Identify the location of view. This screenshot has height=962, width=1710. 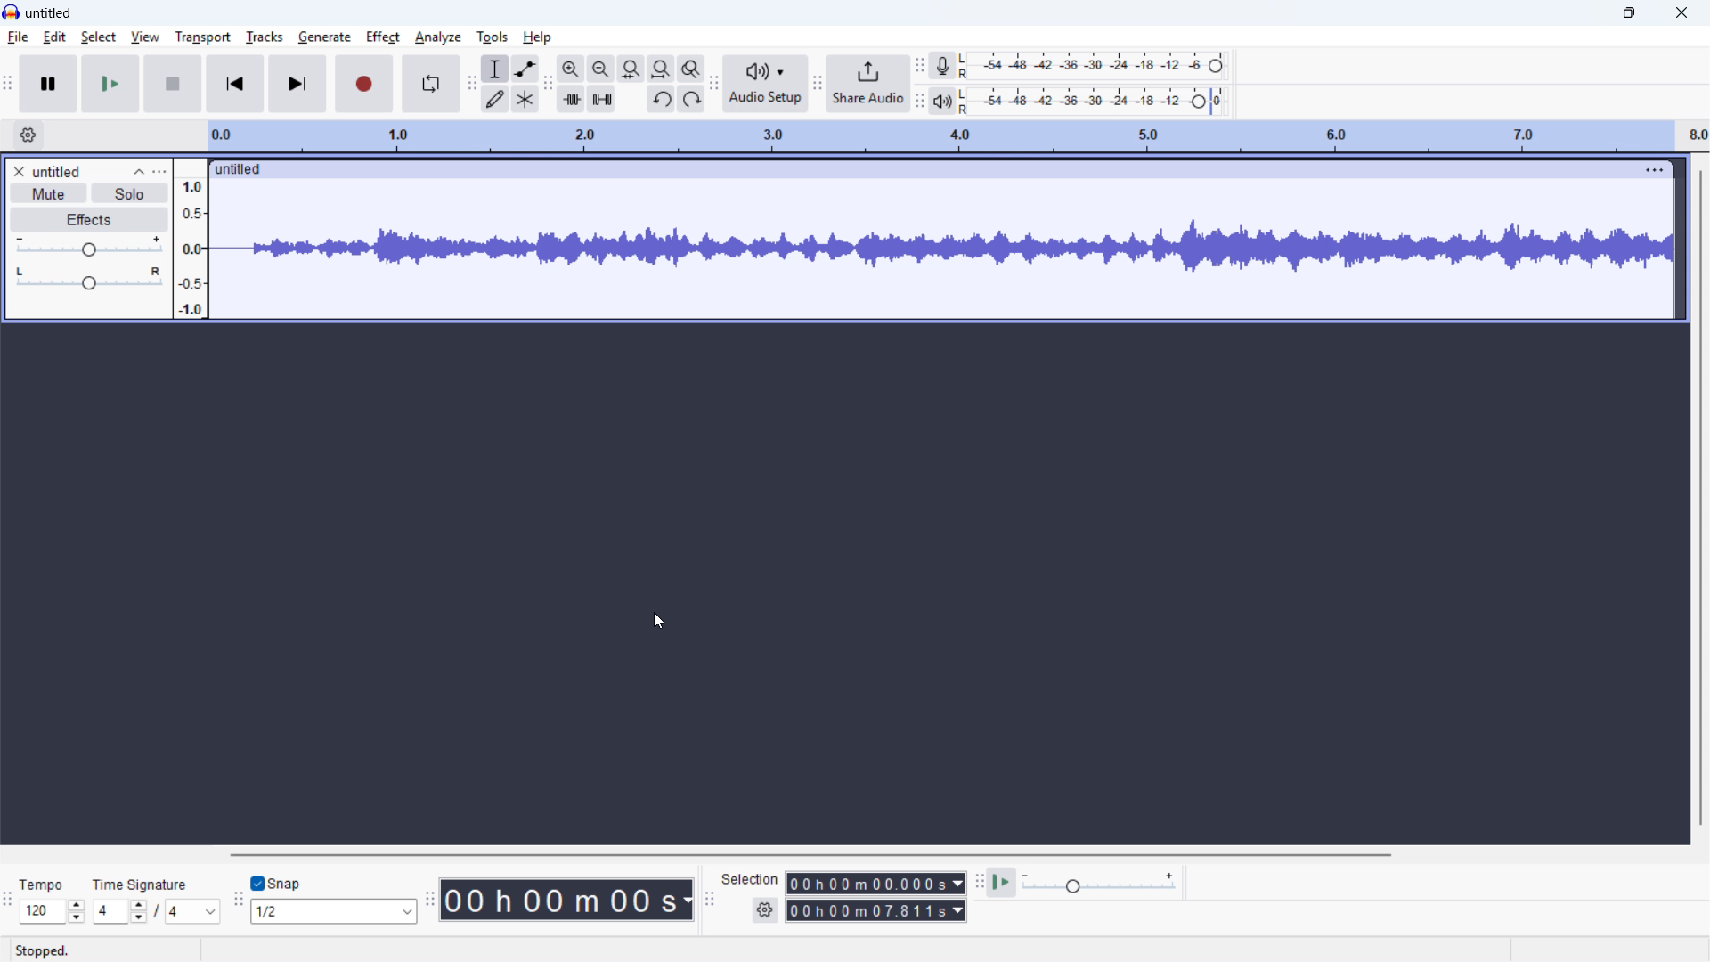
(145, 37).